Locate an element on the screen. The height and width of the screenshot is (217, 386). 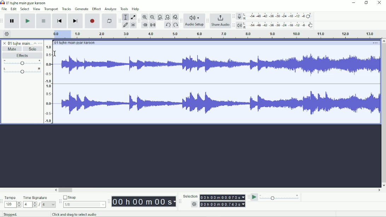
Edit is located at coordinates (14, 9).